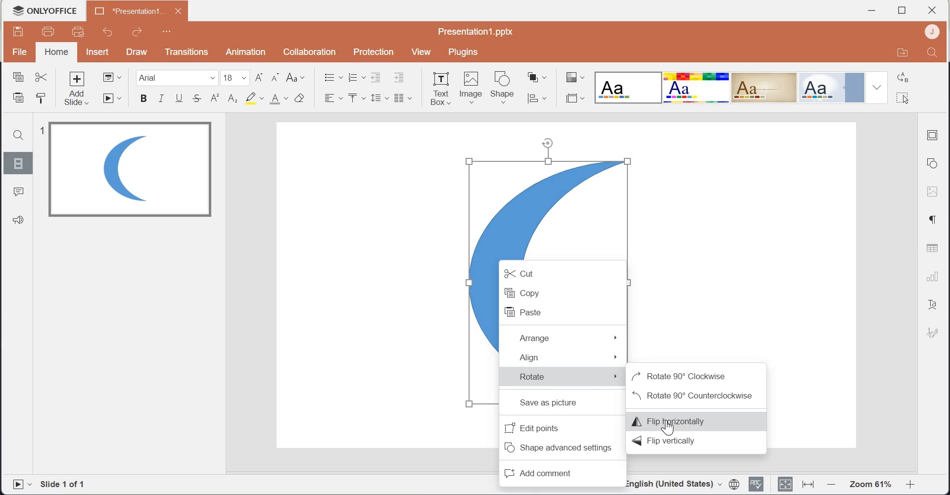 Image resolution: width=950 pixels, height=495 pixels. What do you see at coordinates (932, 10) in the screenshot?
I see `close` at bounding box center [932, 10].